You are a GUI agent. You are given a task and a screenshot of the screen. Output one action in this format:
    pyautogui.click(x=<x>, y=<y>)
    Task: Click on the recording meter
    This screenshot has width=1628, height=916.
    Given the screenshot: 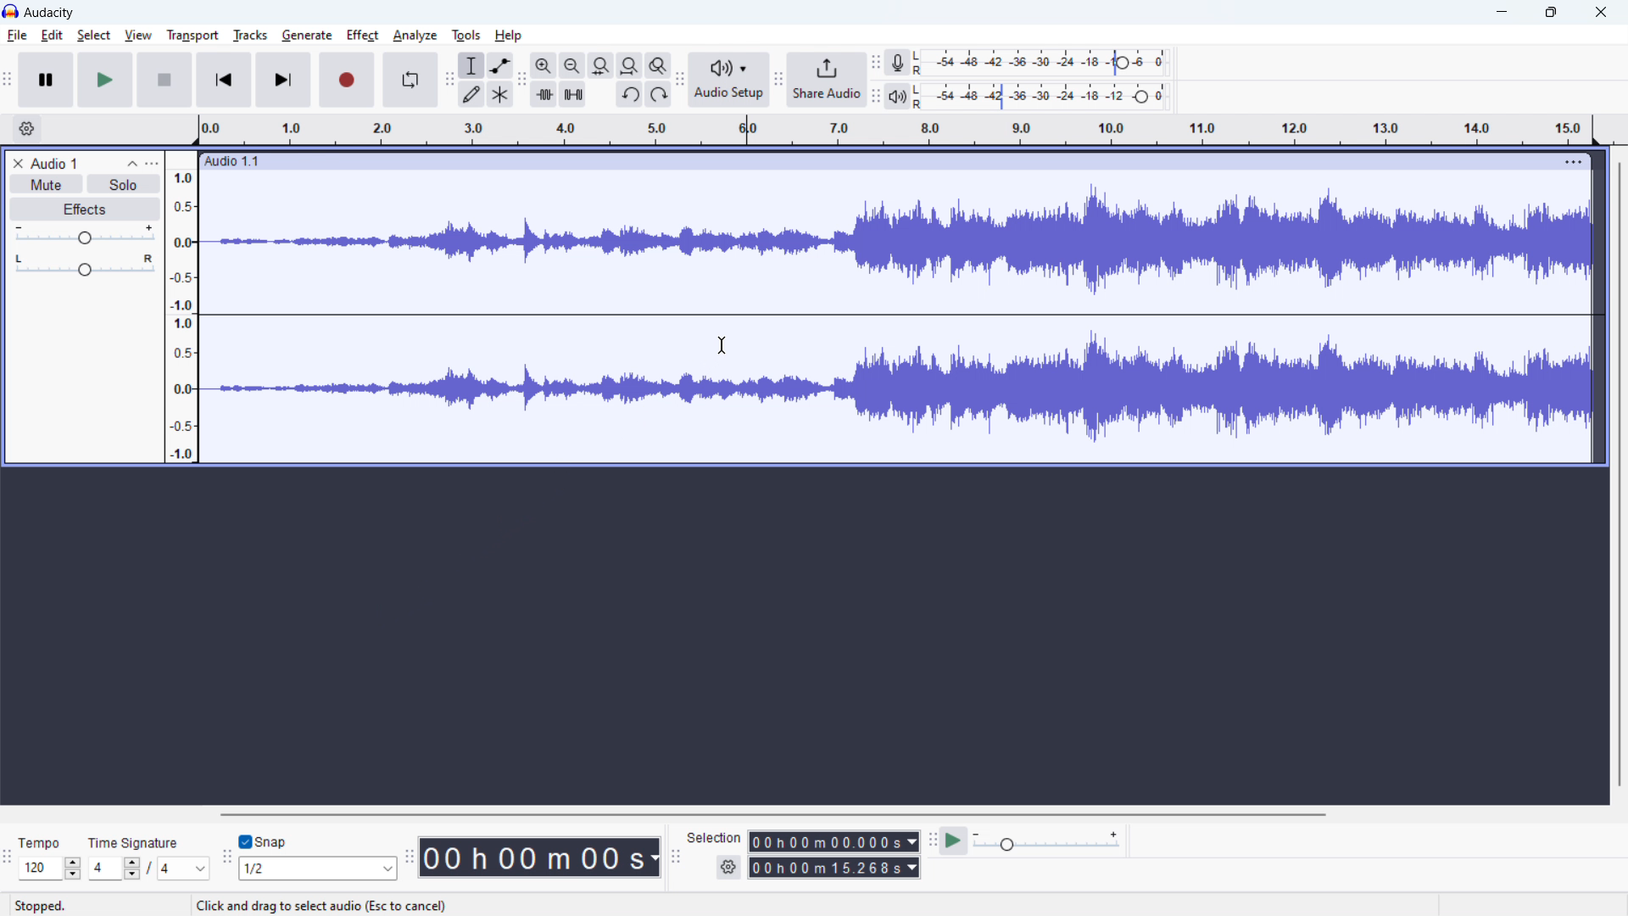 What is the action you would take?
    pyautogui.click(x=904, y=61)
    